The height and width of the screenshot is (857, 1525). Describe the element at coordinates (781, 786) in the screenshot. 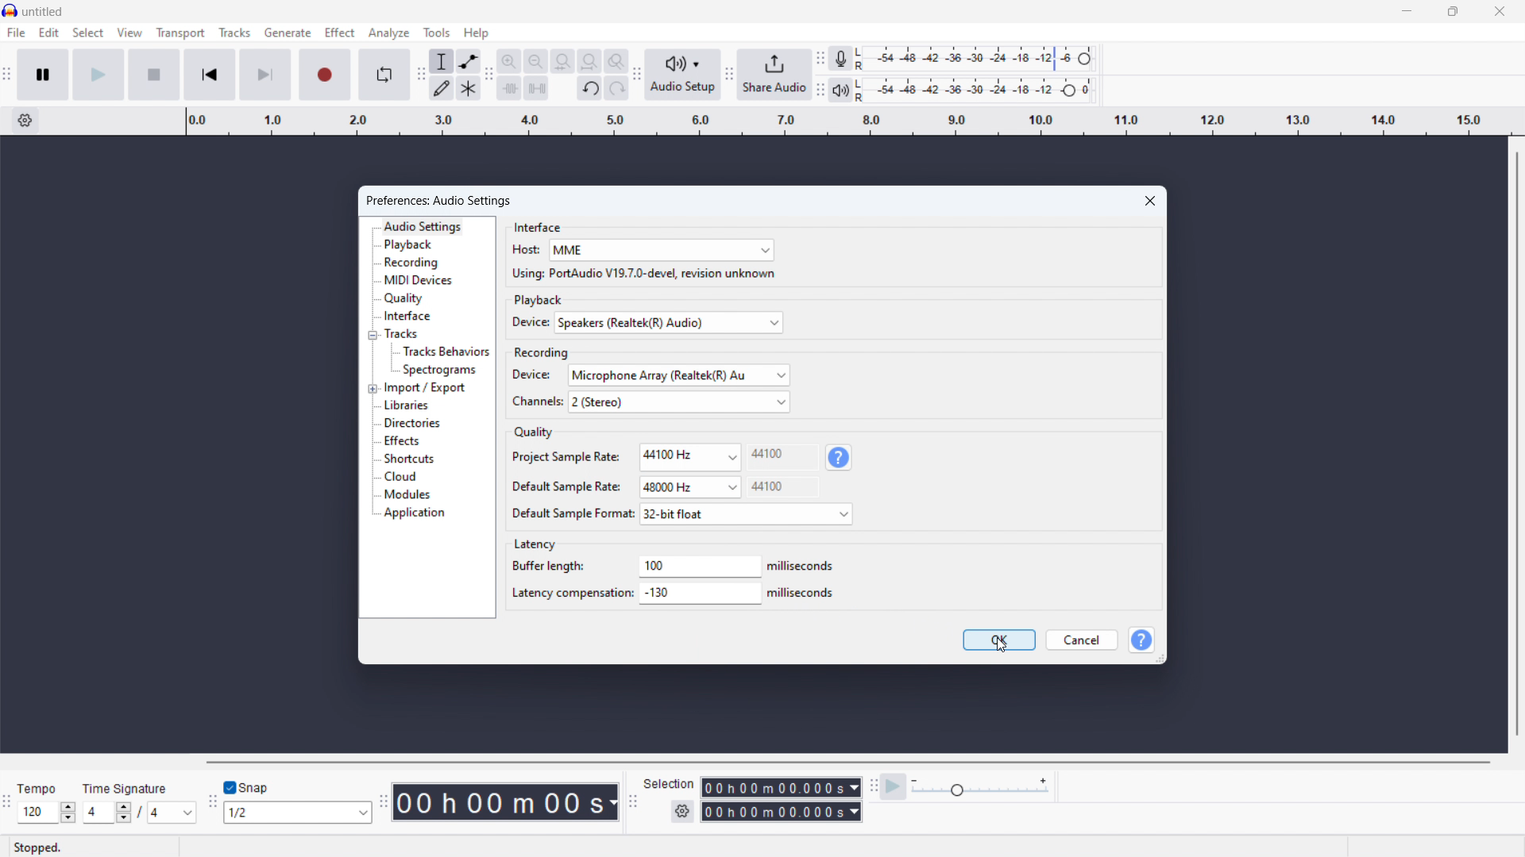

I see `start time` at that location.